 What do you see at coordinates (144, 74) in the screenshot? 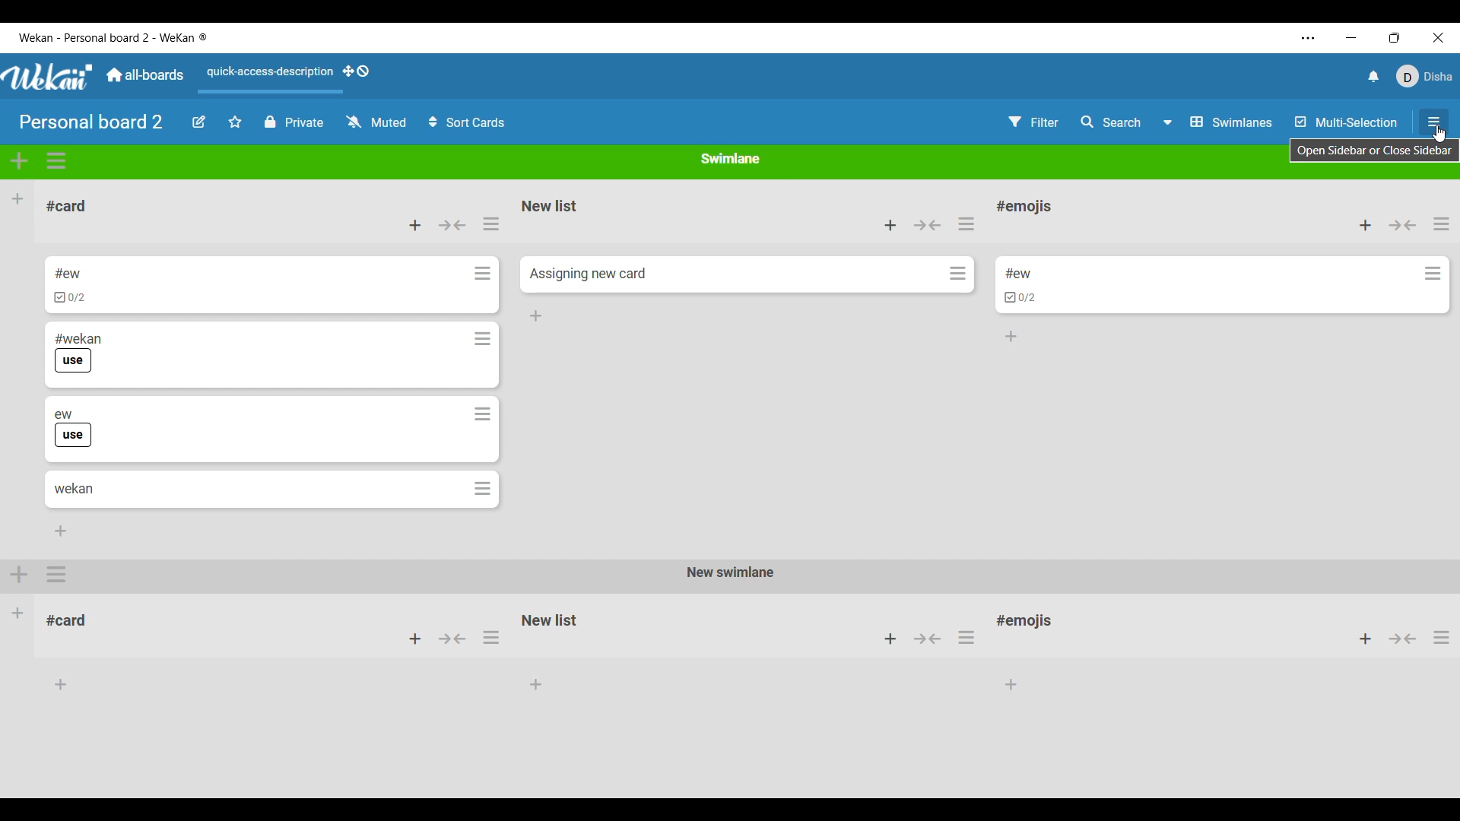
I see `Main dashboard` at bounding box center [144, 74].